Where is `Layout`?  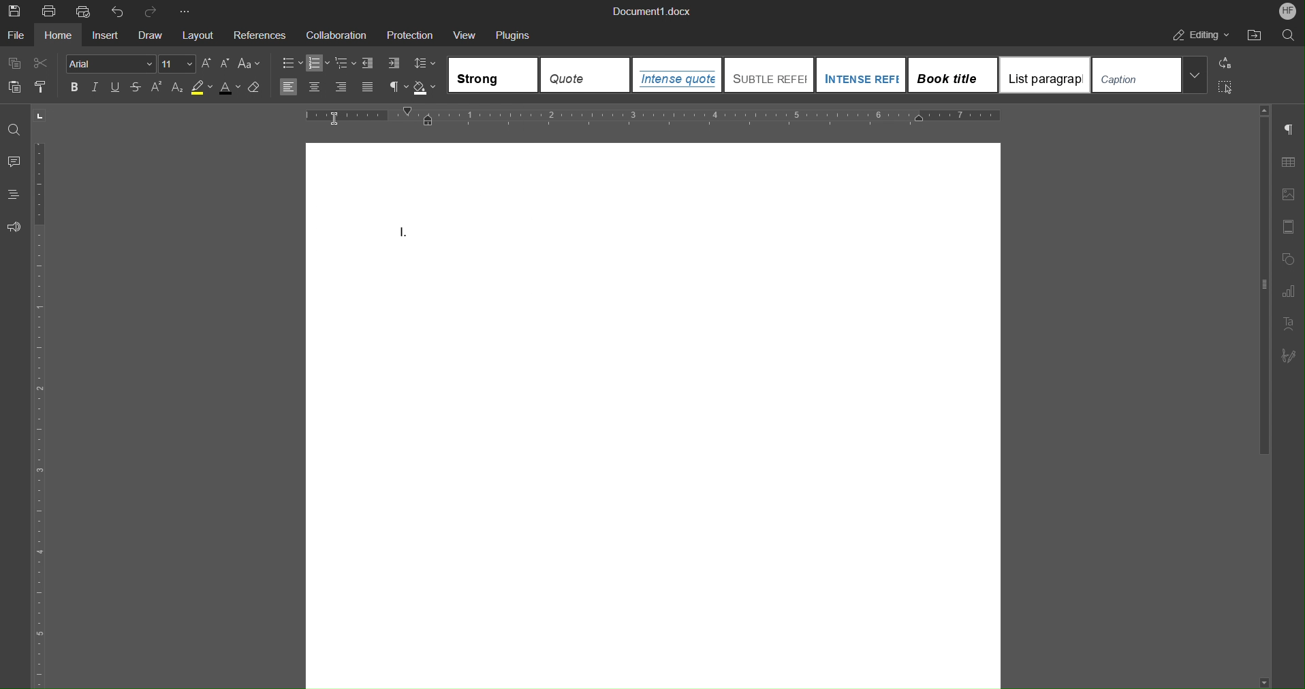 Layout is located at coordinates (198, 35).